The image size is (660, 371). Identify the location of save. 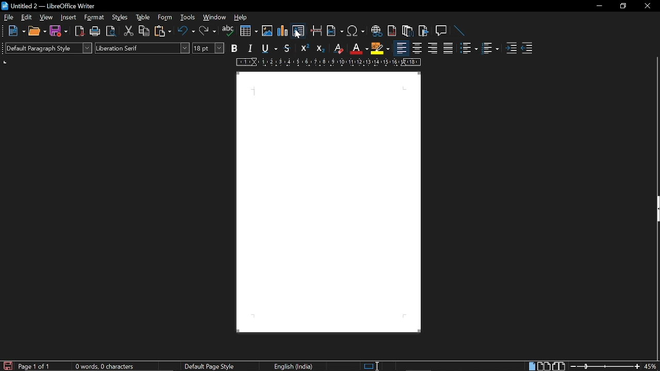
(58, 31).